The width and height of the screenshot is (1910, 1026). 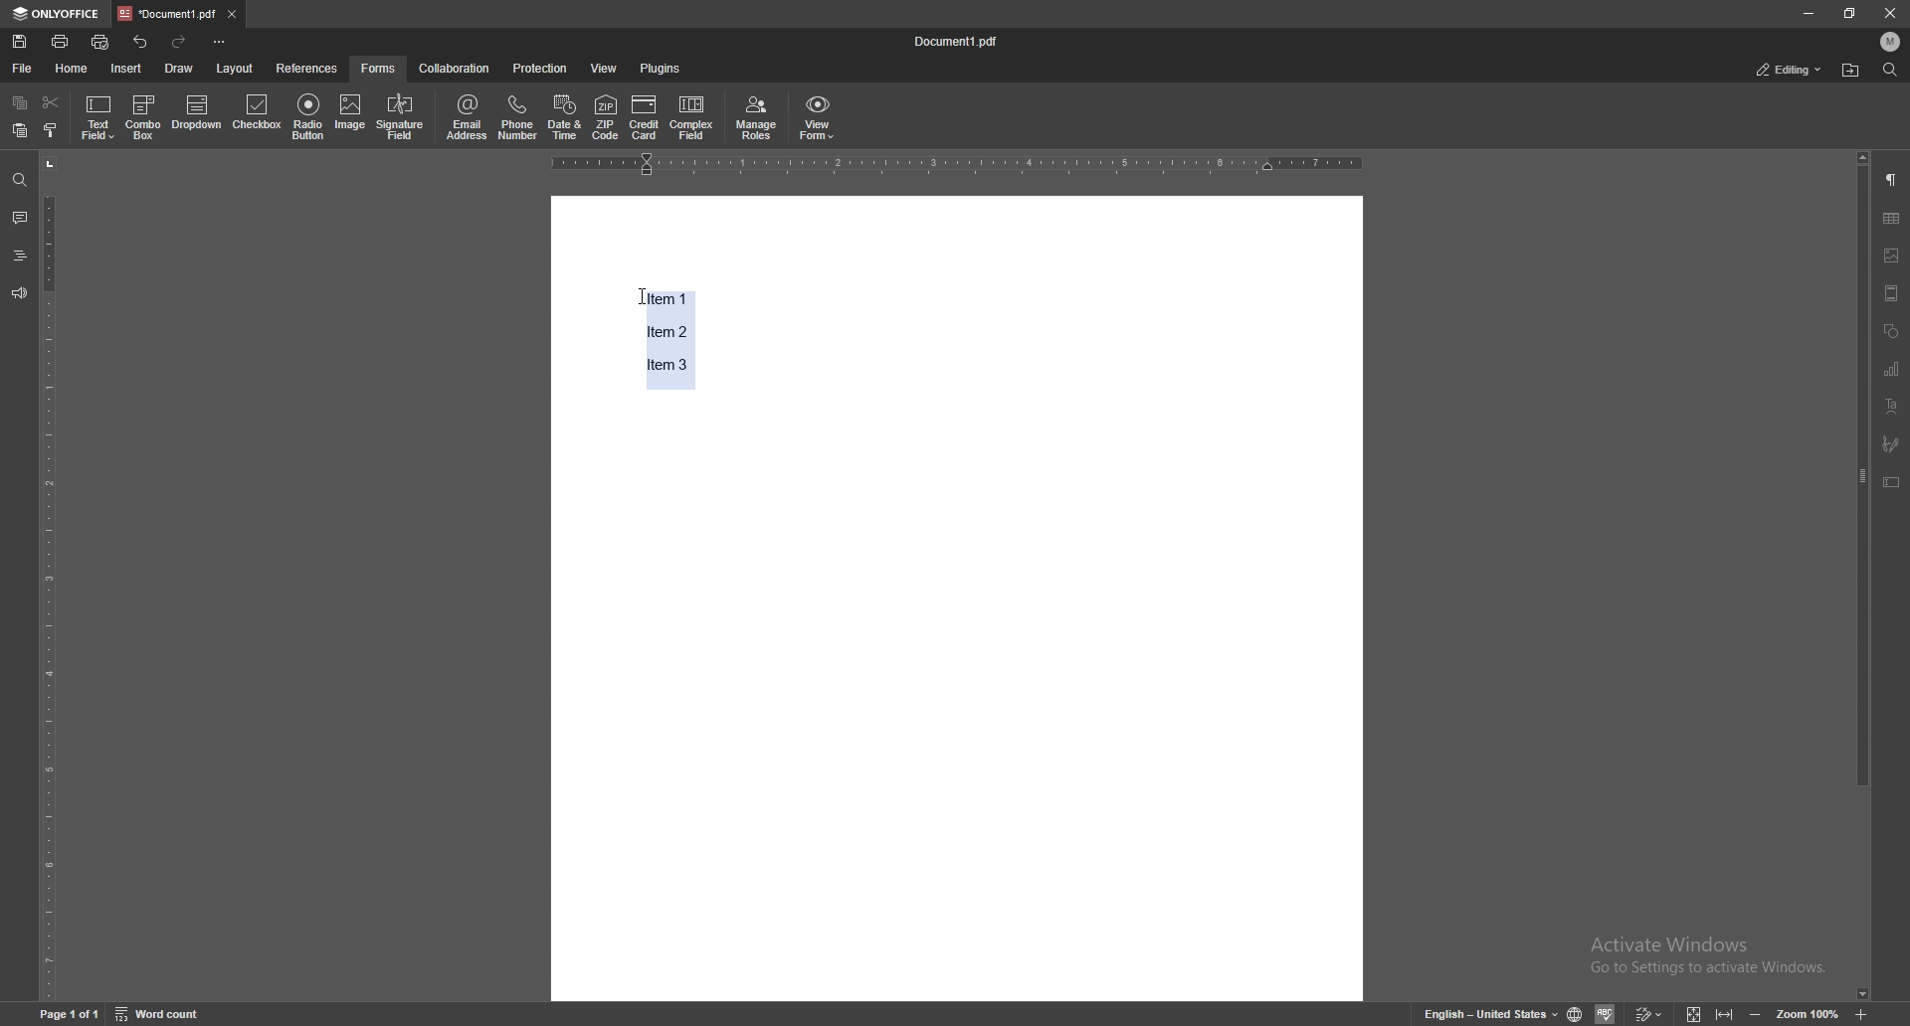 I want to click on zoom in, so click(x=1861, y=1013).